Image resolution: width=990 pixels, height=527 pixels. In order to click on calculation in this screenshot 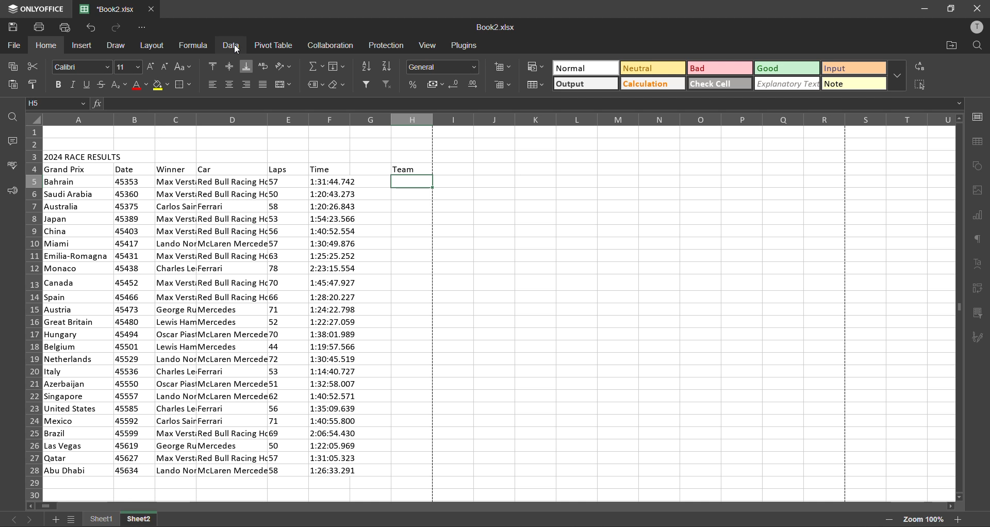, I will do `click(652, 83)`.